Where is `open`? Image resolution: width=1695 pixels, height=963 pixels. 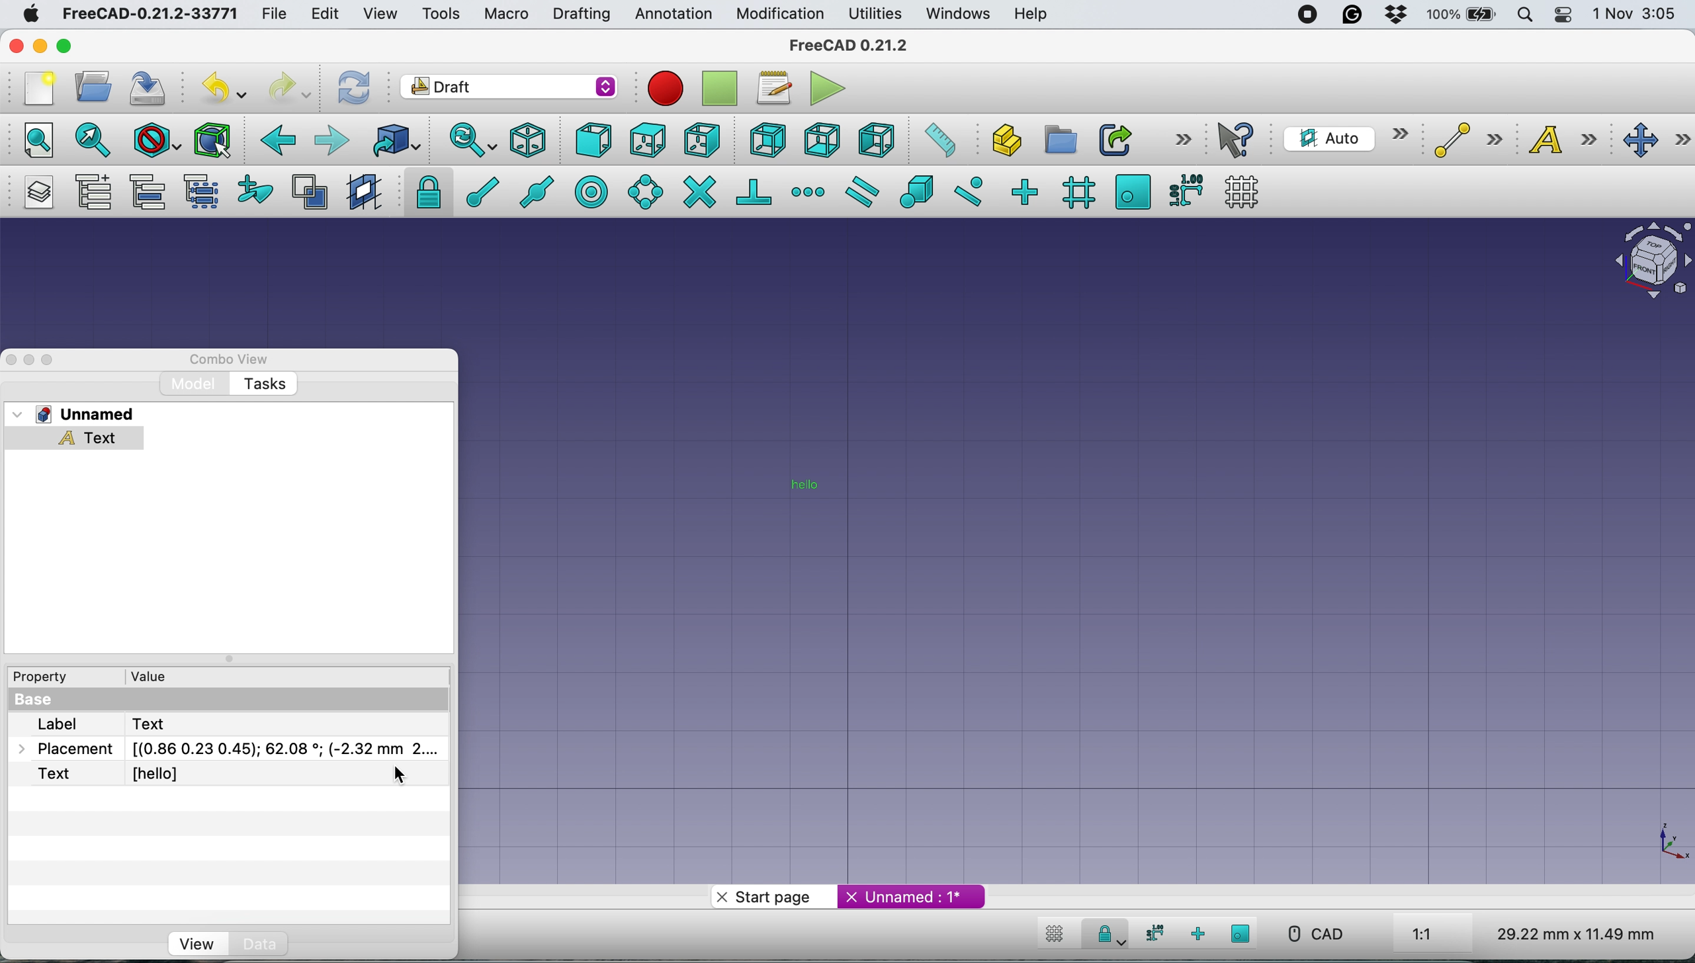 open is located at coordinates (91, 85).